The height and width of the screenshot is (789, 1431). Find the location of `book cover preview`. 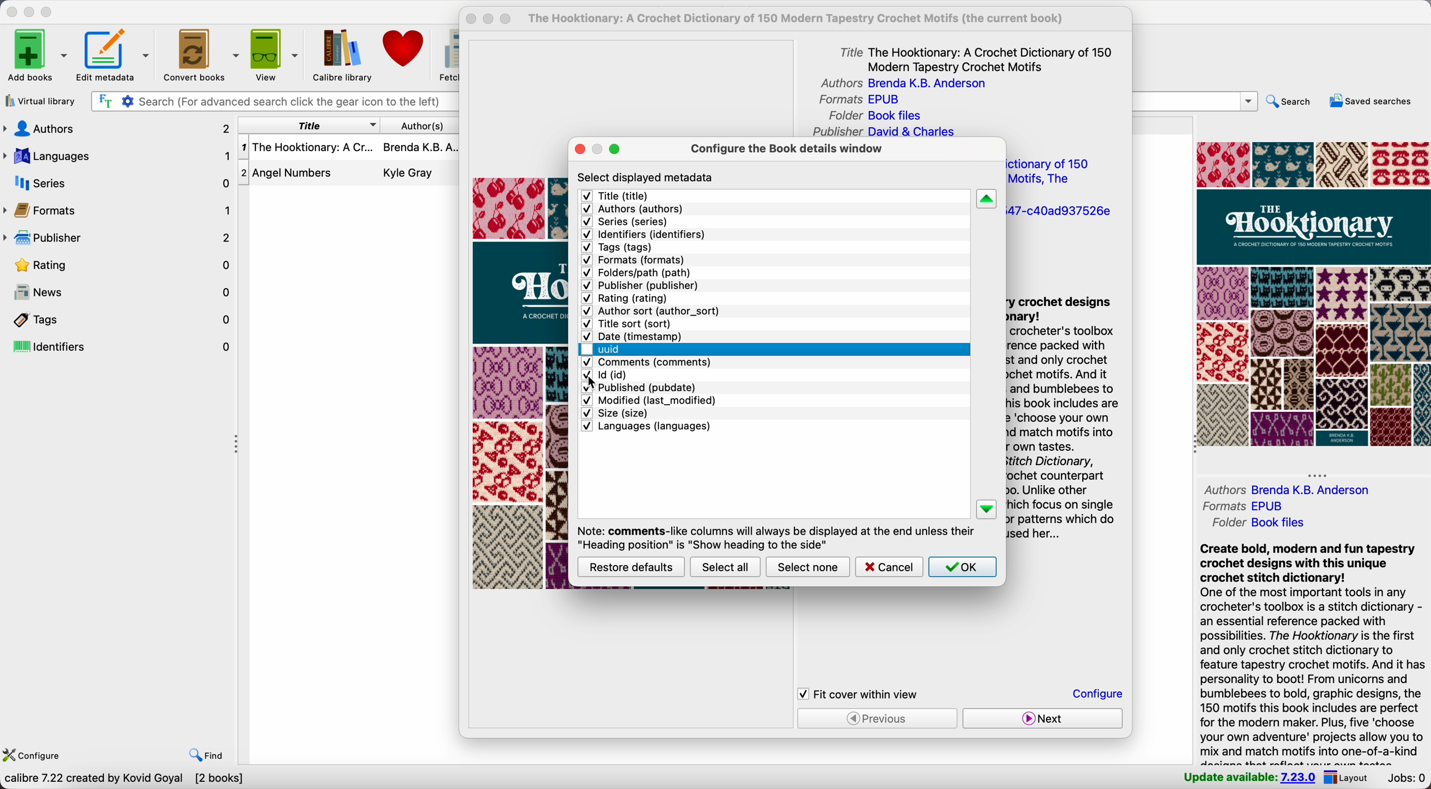

book cover preview is located at coordinates (522, 383).